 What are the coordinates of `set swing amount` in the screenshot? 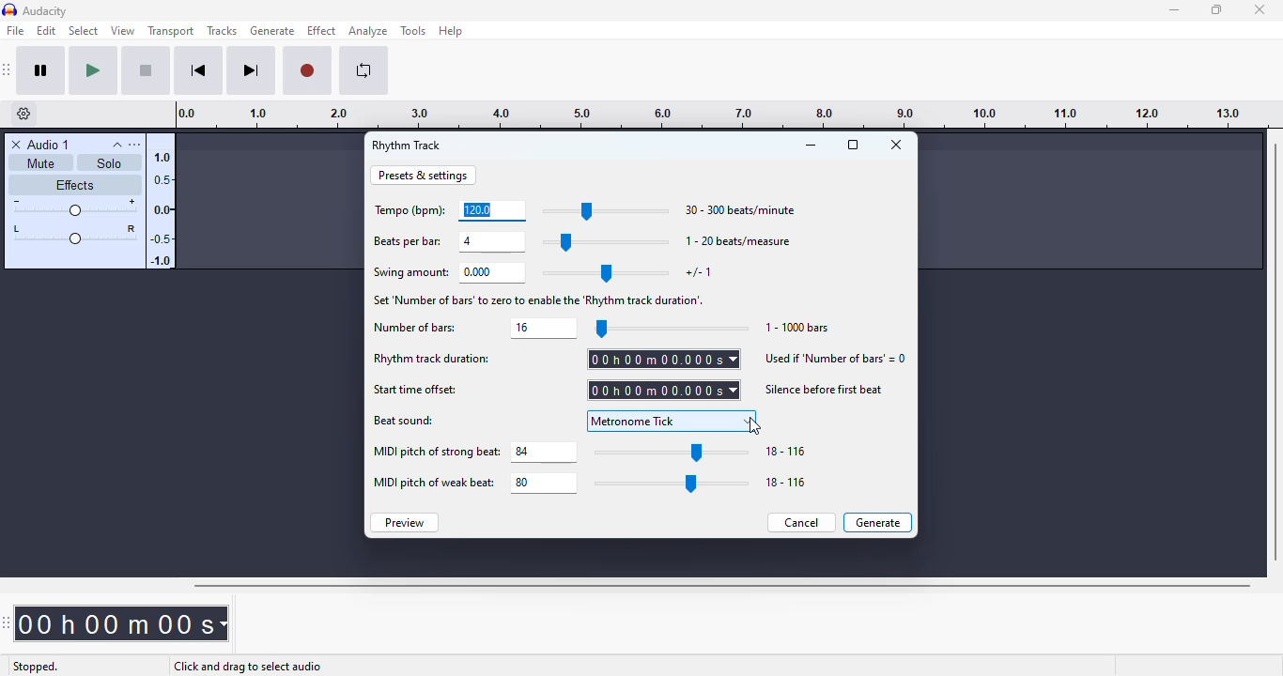 It's located at (495, 273).